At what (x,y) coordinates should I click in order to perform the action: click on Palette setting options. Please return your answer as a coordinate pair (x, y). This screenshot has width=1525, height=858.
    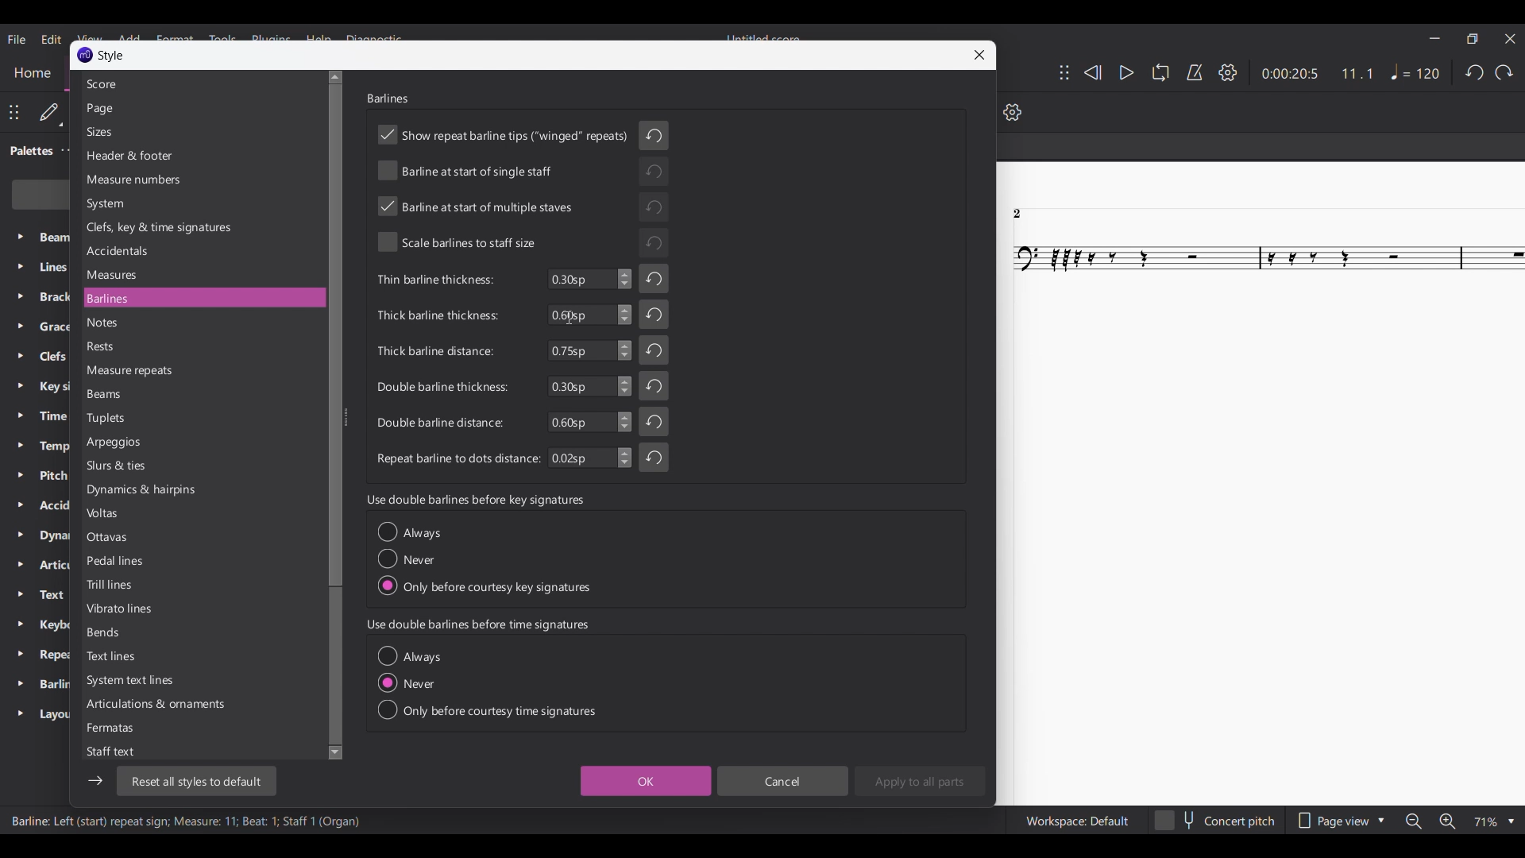
    Looking at the image, I should click on (52, 477).